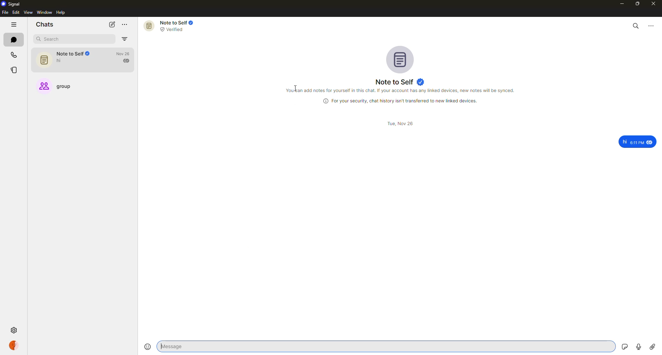 This screenshot has width=662, height=355. I want to click on info, so click(400, 91).